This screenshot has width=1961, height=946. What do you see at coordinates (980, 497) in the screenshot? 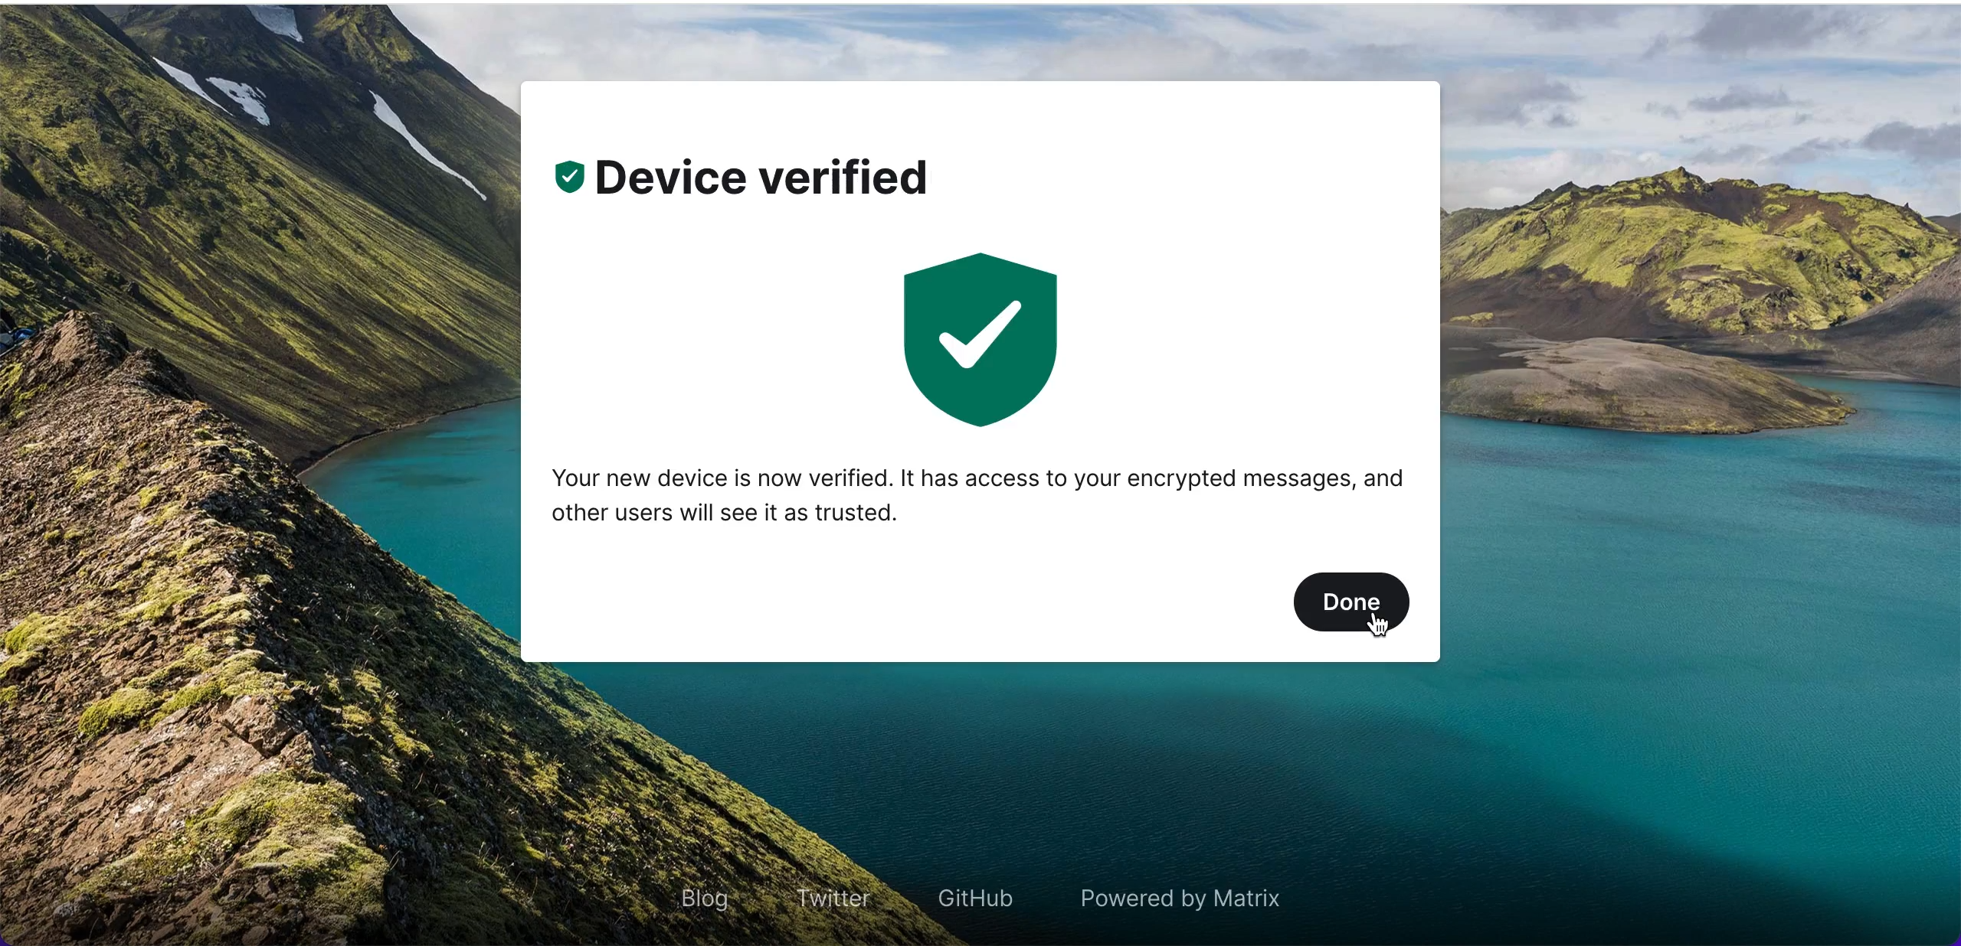
I see `your new deviced is now verified. it has access to your encrypted messages, and other users will see it as trusted.` at bounding box center [980, 497].